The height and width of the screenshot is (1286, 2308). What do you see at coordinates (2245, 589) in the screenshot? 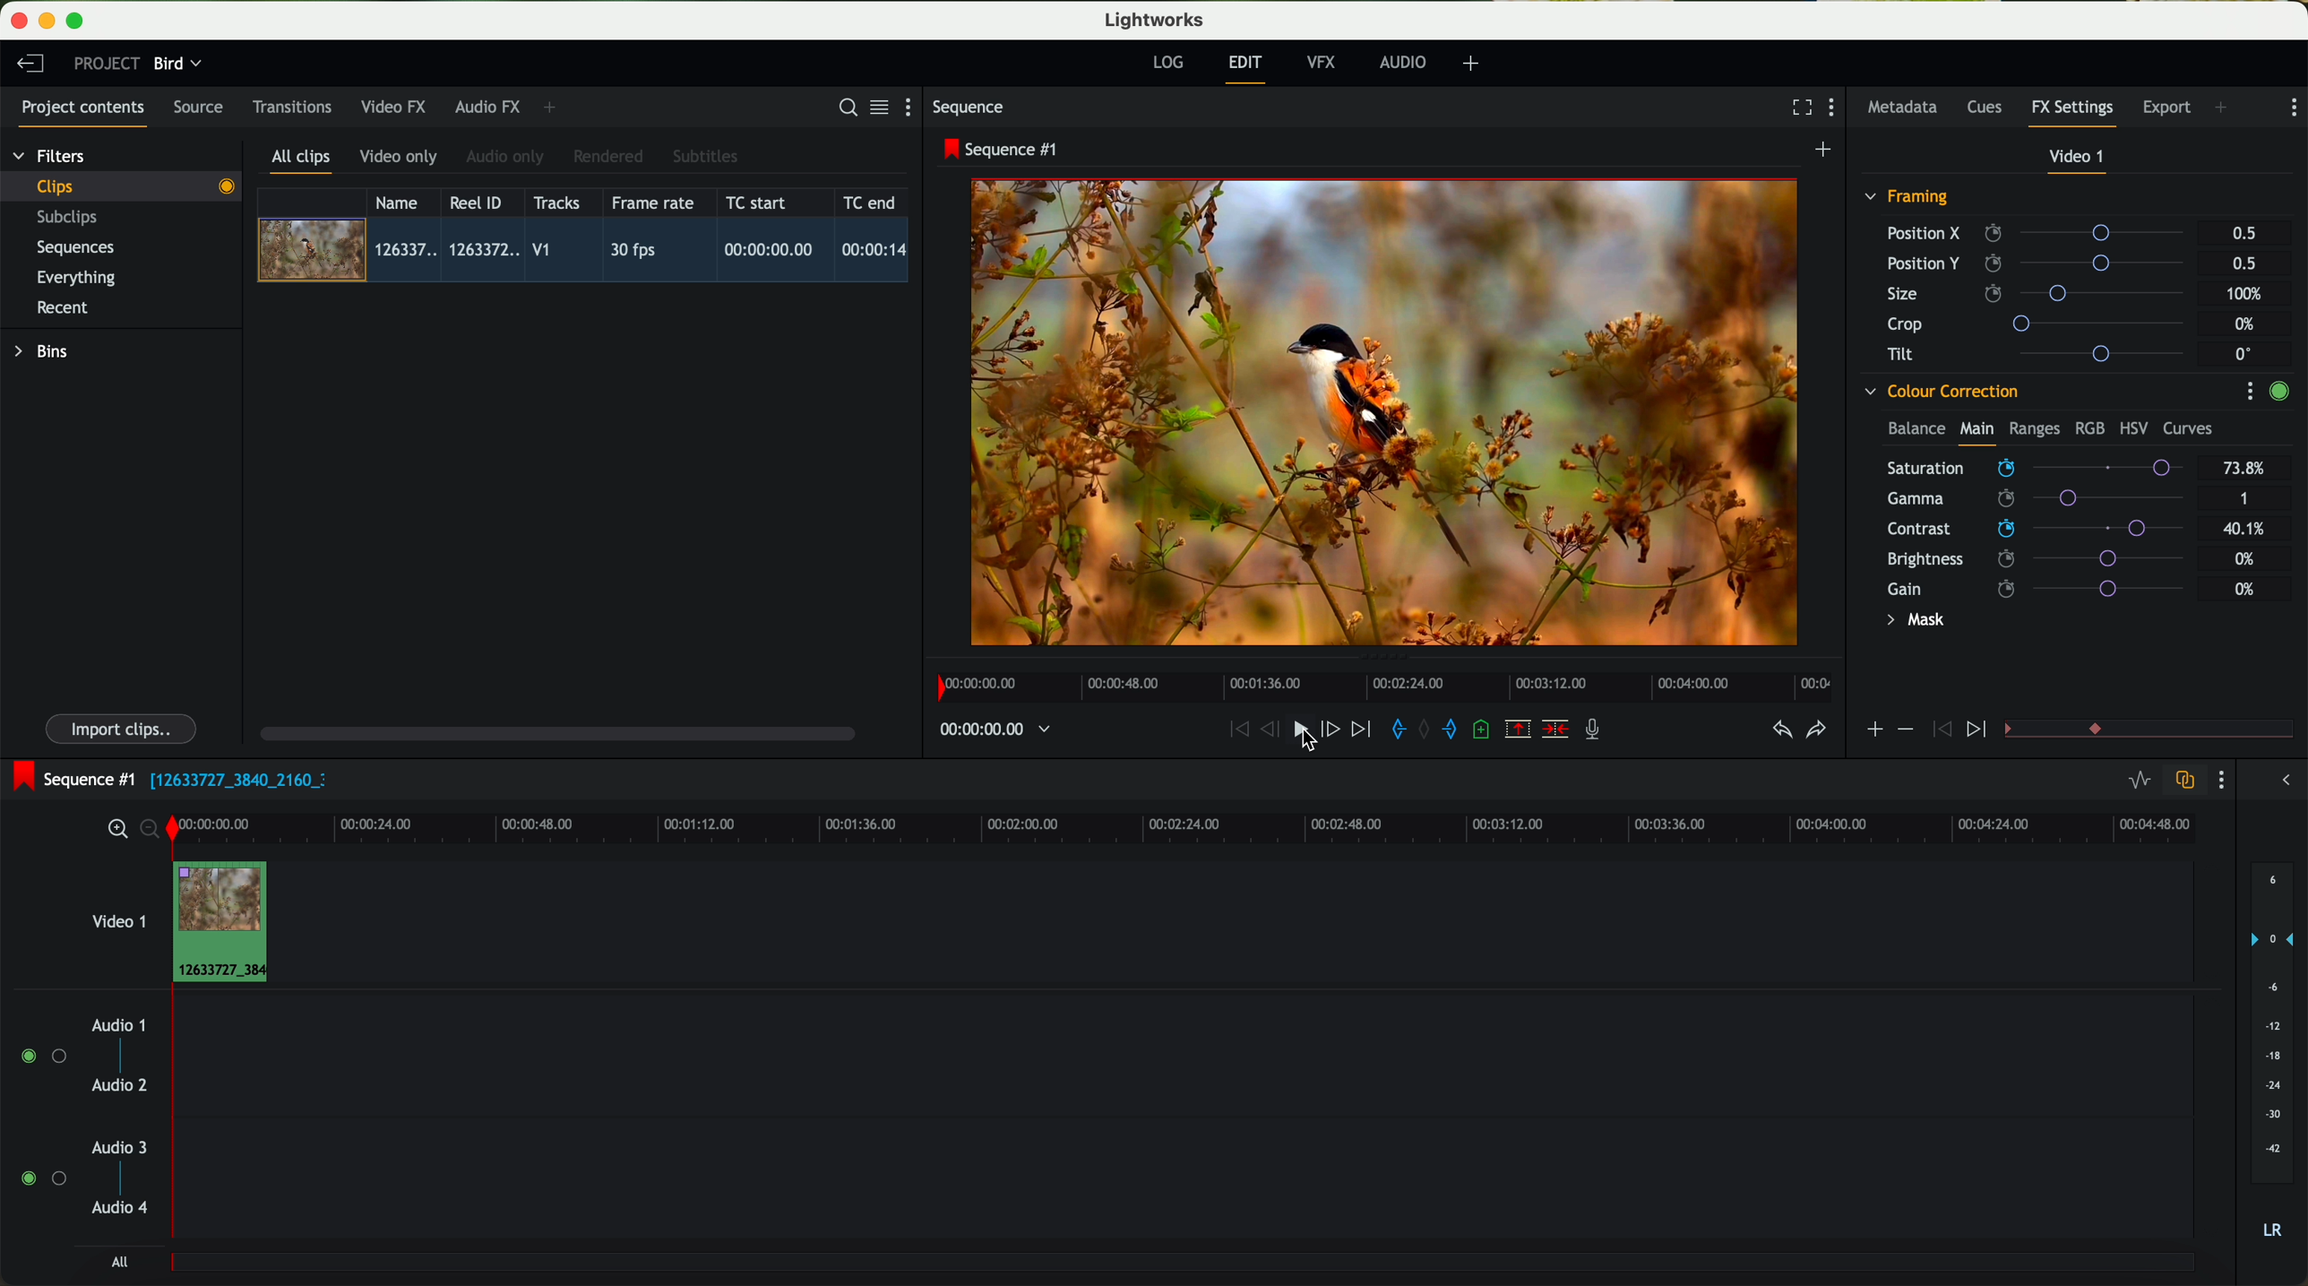
I see `0%` at bounding box center [2245, 589].